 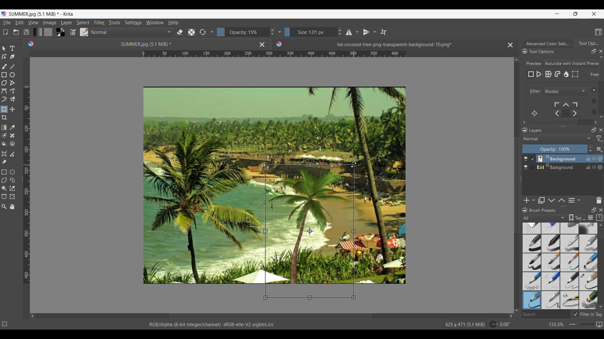 I want to click on Preview, so click(x=533, y=62).